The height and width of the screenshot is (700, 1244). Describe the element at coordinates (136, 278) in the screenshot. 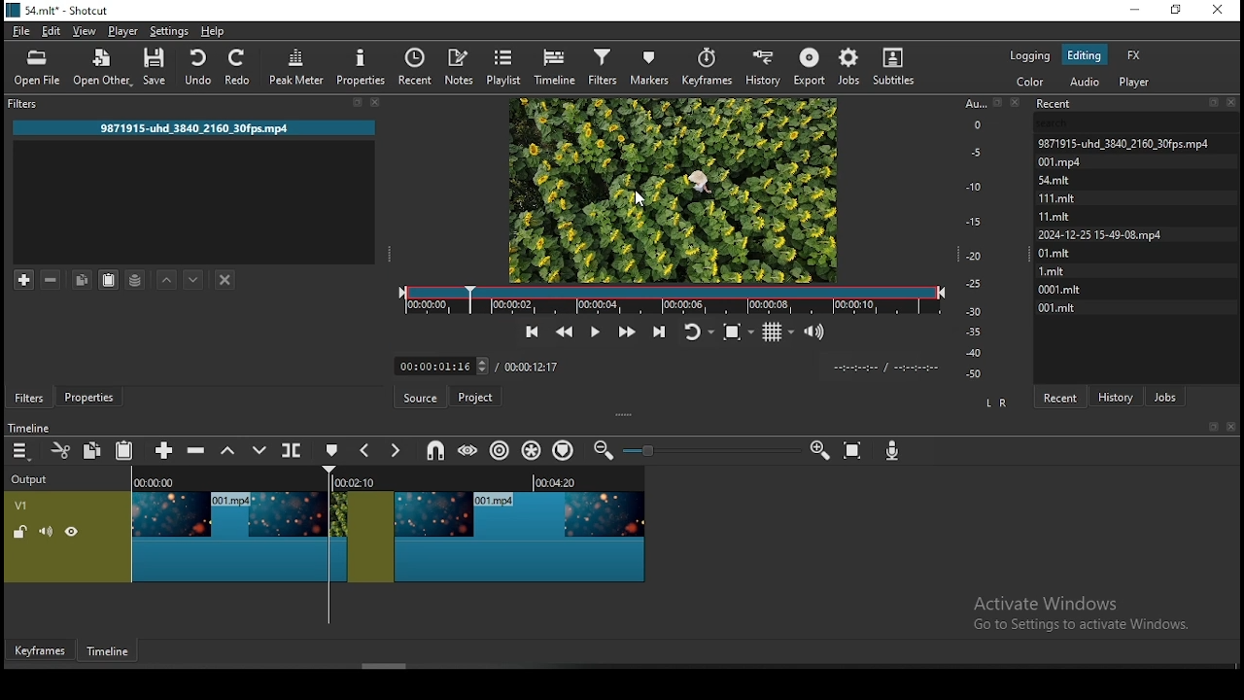

I see `save filter set` at that location.